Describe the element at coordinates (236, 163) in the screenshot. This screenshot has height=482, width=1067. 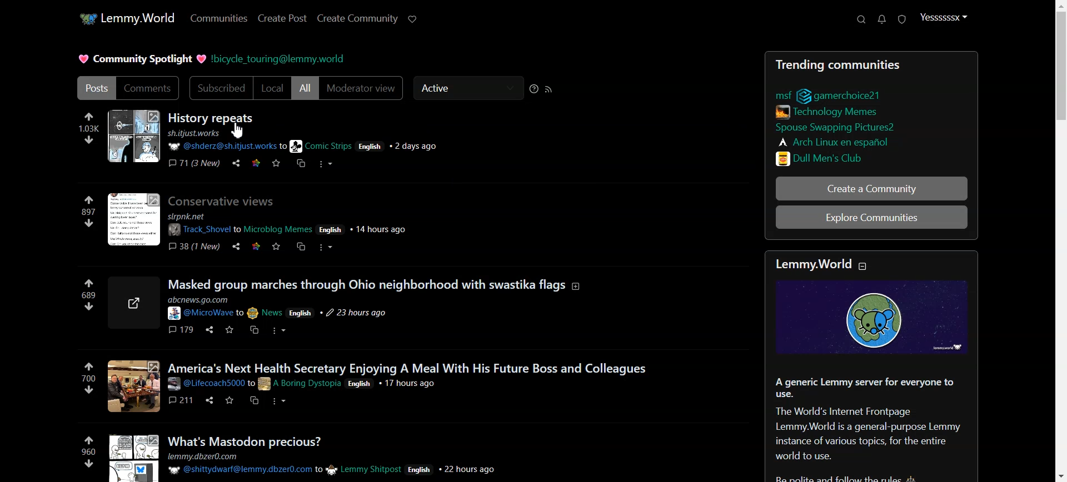
I see `Share` at that location.